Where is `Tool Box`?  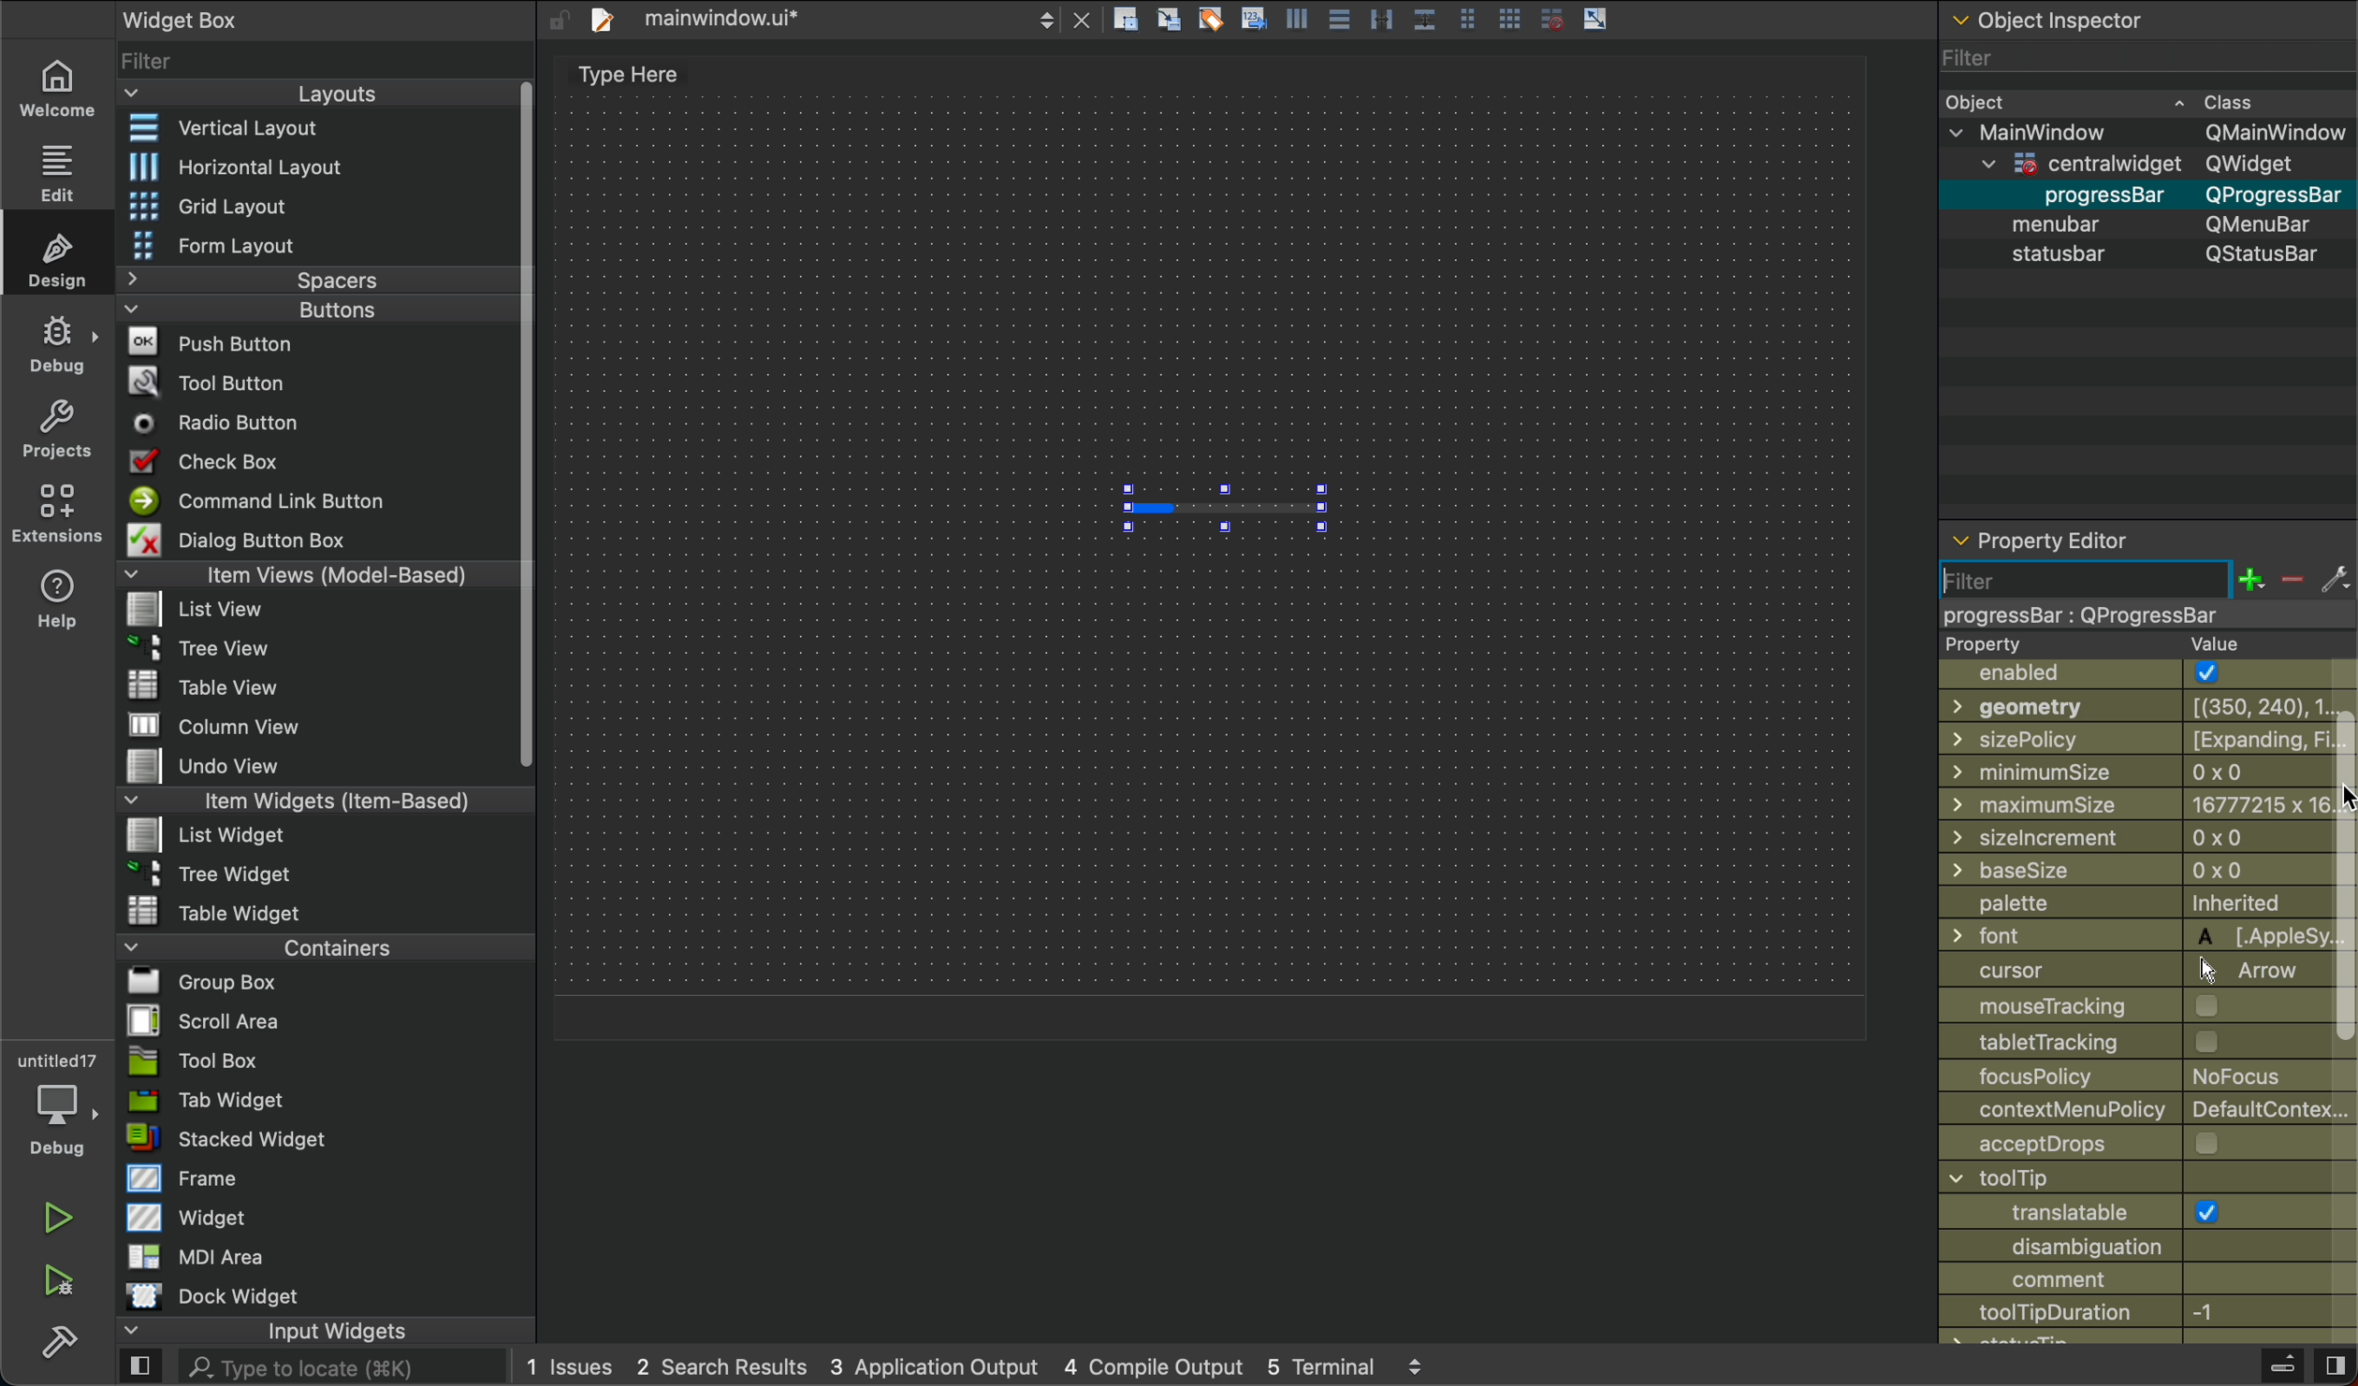
Tool Box is located at coordinates (194, 1061).